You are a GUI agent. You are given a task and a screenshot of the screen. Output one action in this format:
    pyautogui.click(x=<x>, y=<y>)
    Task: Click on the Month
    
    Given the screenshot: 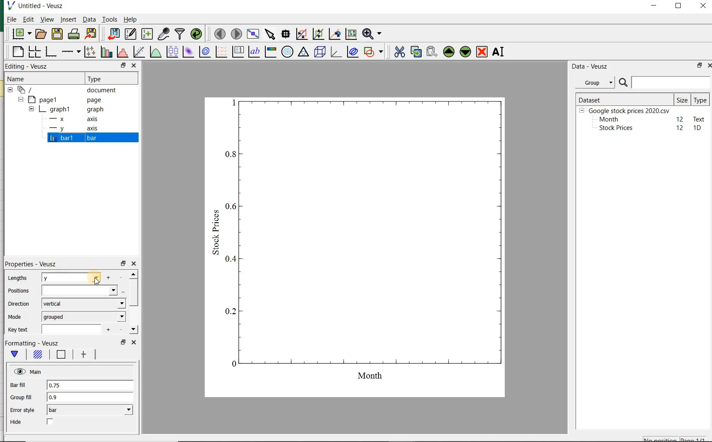 What is the action you would take?
    pyautogui.click(x=608, y=119)
    